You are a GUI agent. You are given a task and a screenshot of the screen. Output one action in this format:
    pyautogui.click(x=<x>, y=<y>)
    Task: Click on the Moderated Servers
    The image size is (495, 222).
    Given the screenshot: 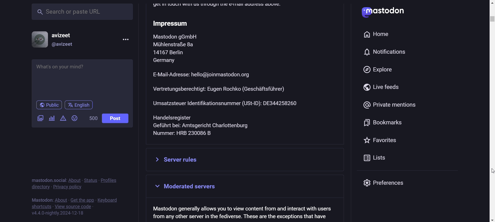 What is the action you would take?
    pyautogui.click(x=249, y=187)
    